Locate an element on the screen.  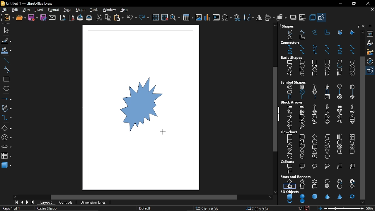
location is located at coordinates (258, 209).